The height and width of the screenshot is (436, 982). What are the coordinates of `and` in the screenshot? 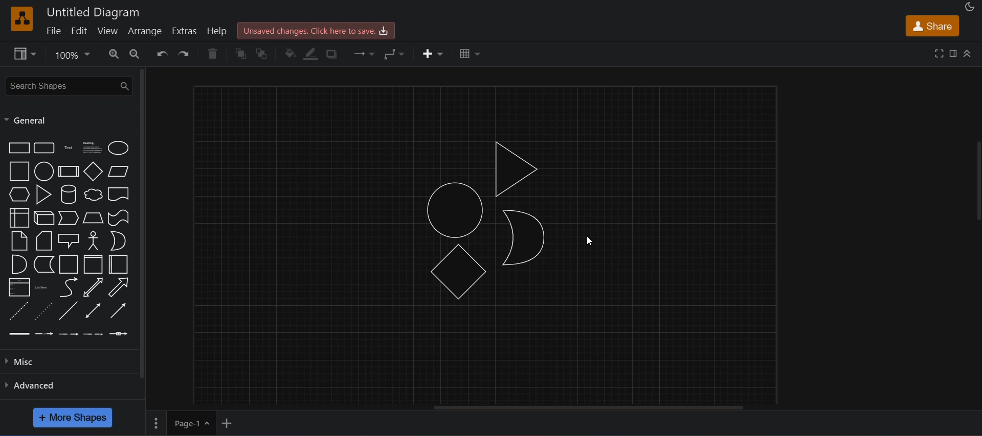 It's located at (18, 263).